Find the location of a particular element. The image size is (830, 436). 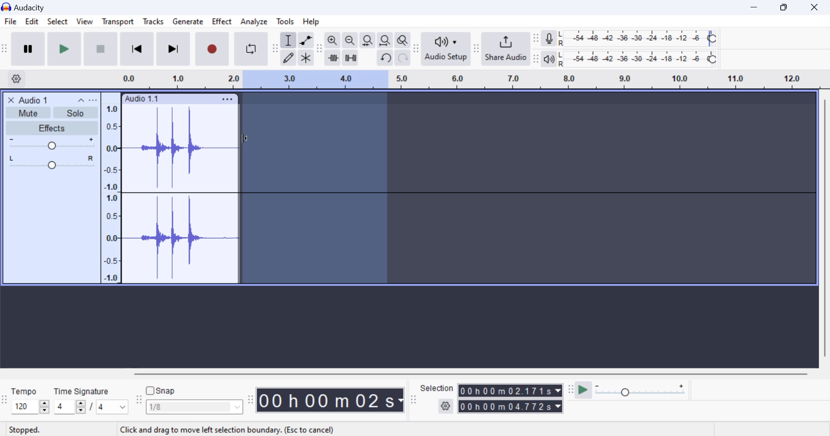

record meter is located at coordinates (549, 39).